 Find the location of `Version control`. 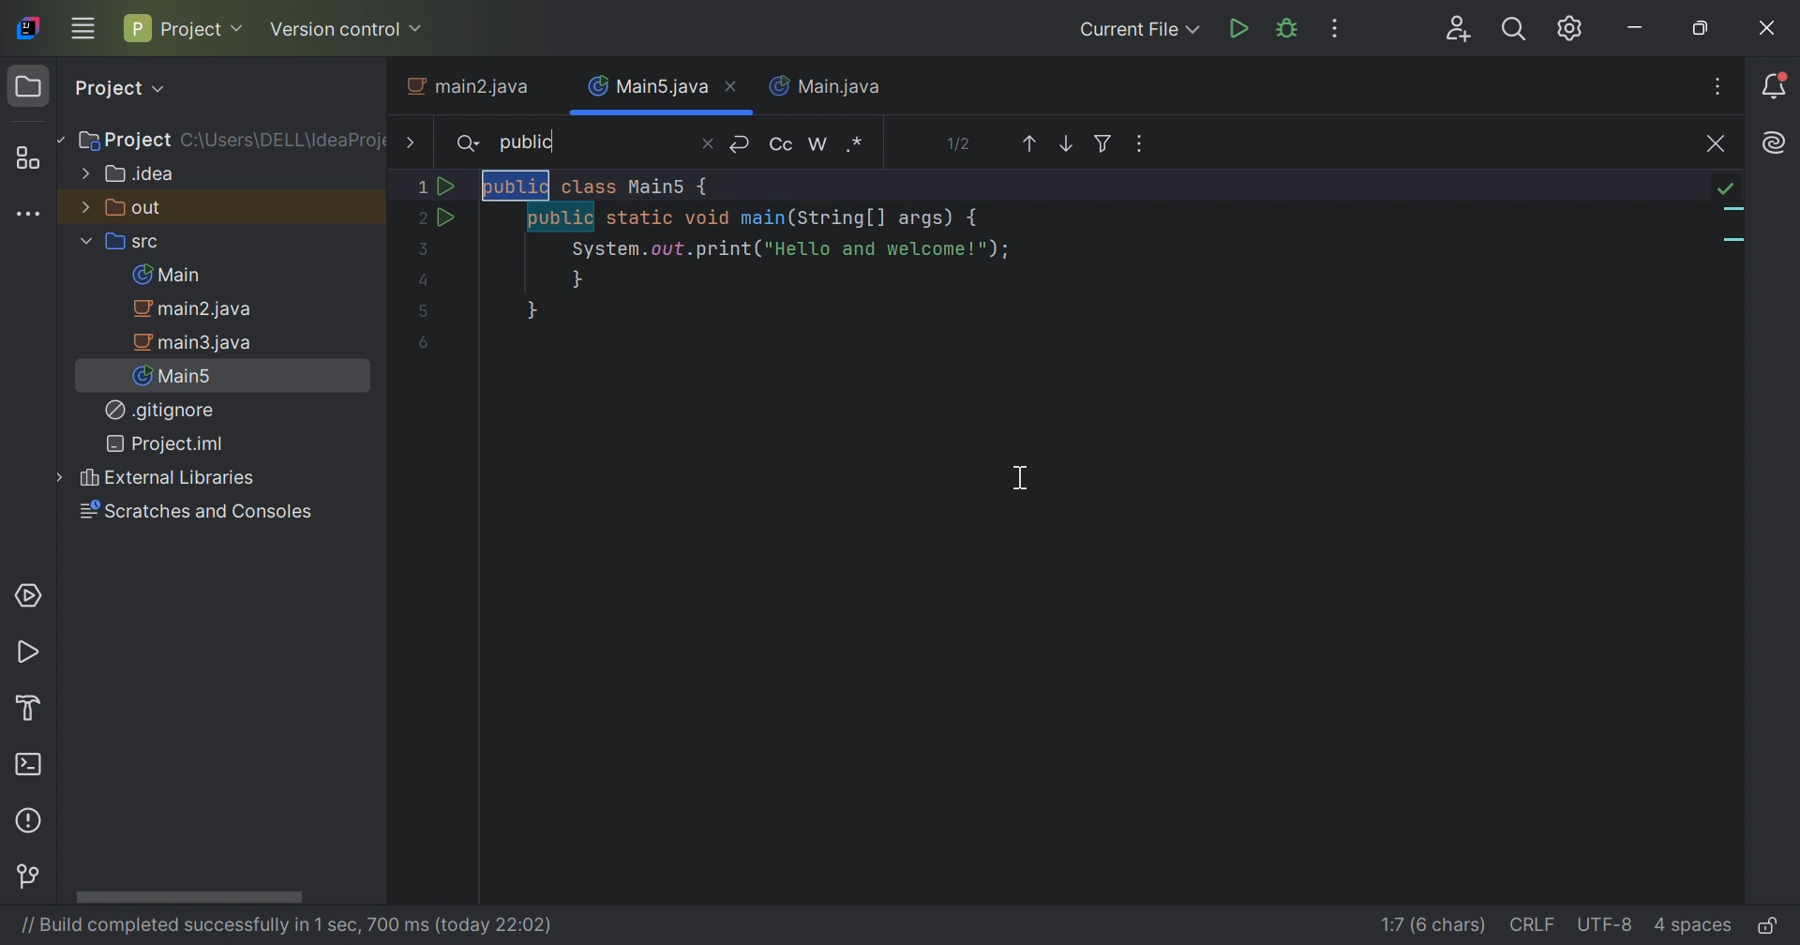

Version control is located at coordinates (346, 31).